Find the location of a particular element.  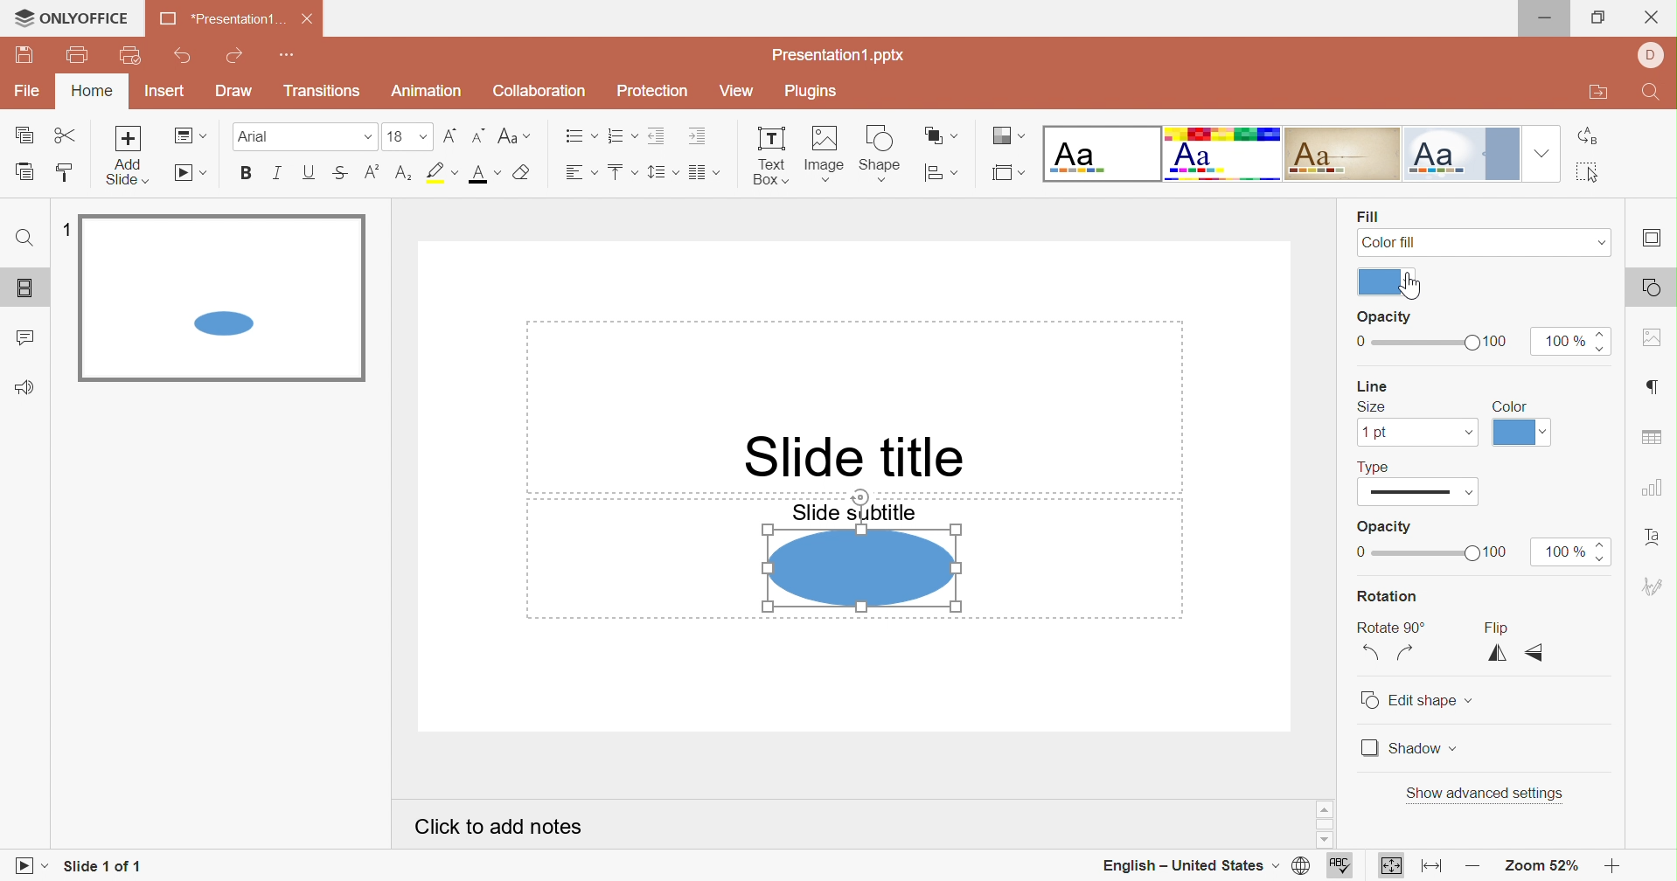

1pt is located at coordinates (1374, 432).